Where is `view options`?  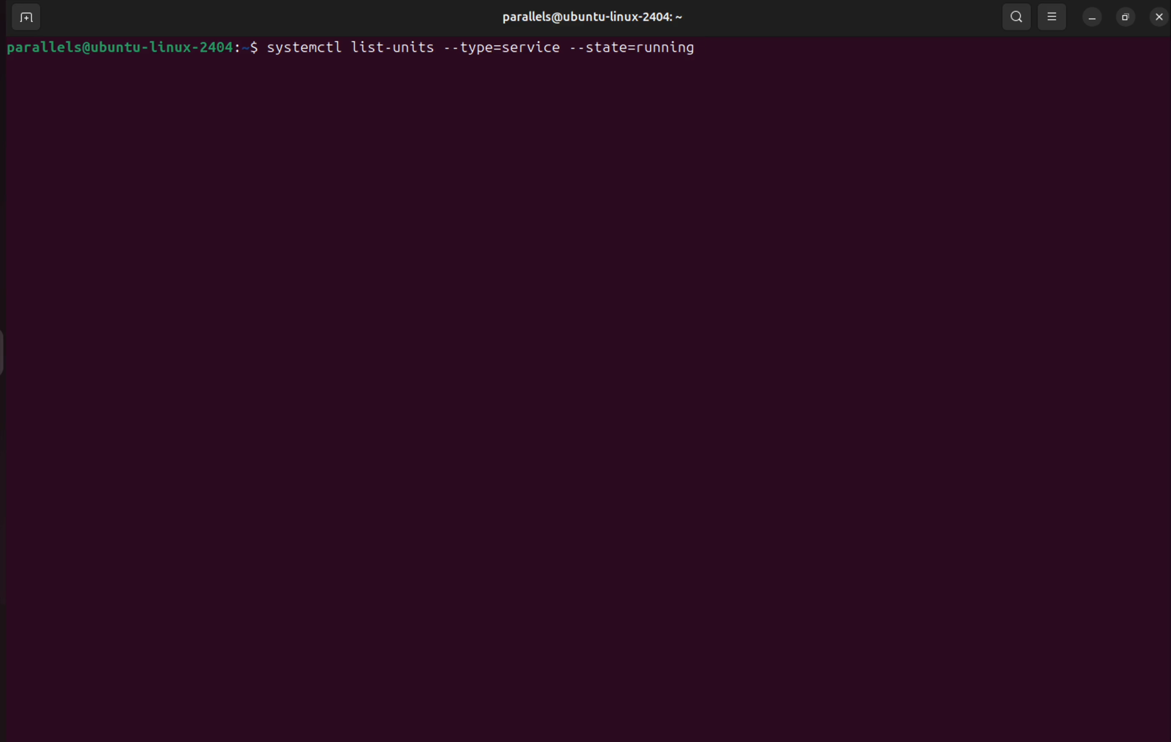 view options is located at coordinates (1054, 18).